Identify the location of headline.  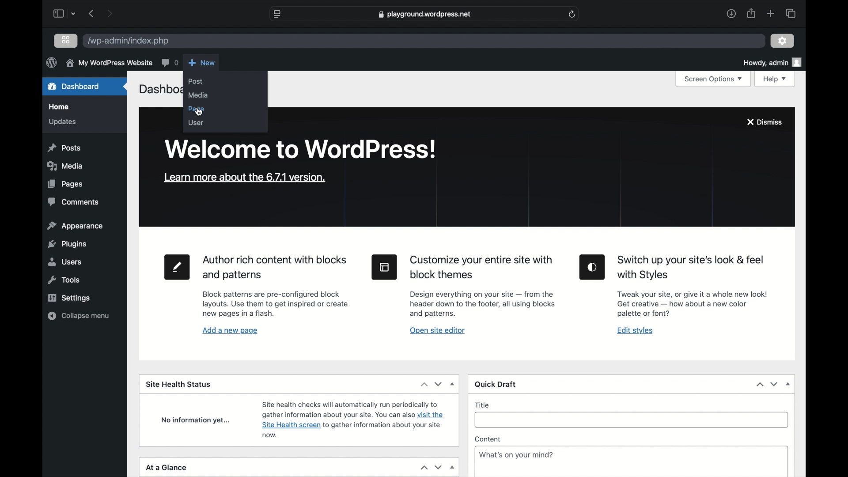
(482, 267).